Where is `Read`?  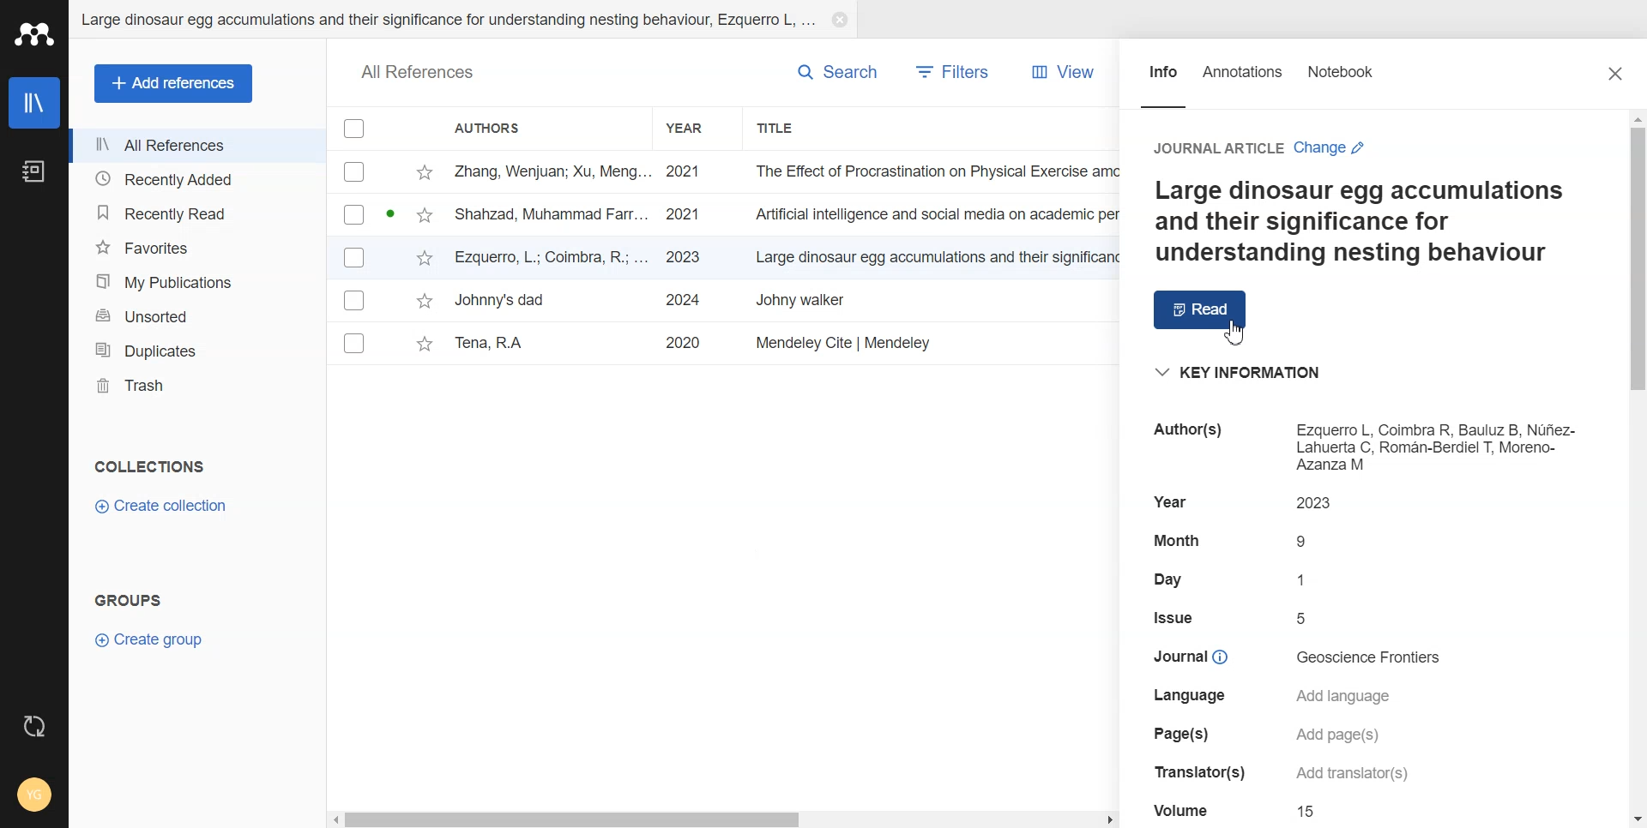
Read is located at coordinates (1202, 309).